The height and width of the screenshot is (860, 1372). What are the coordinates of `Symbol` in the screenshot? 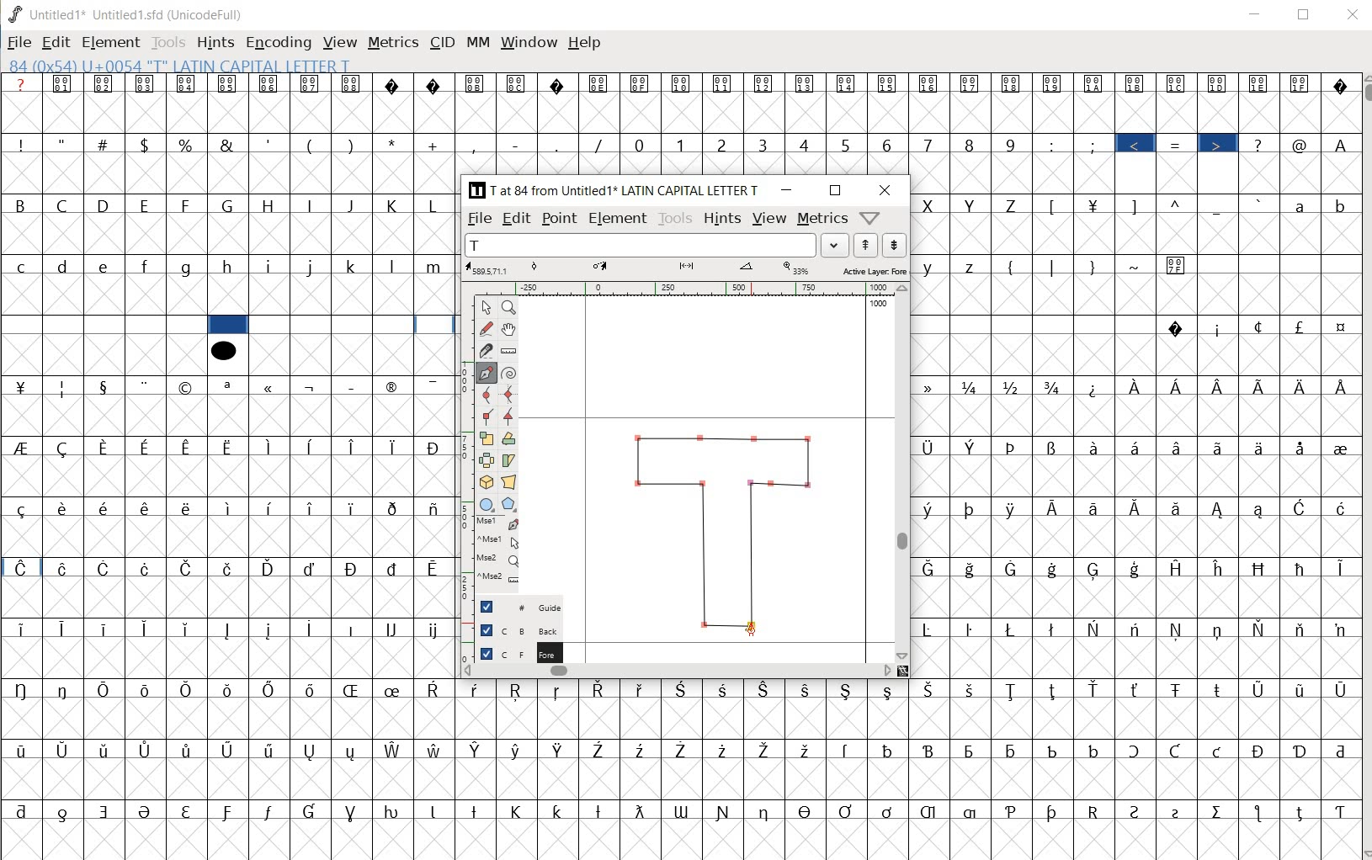 It's located at (1137, 447).